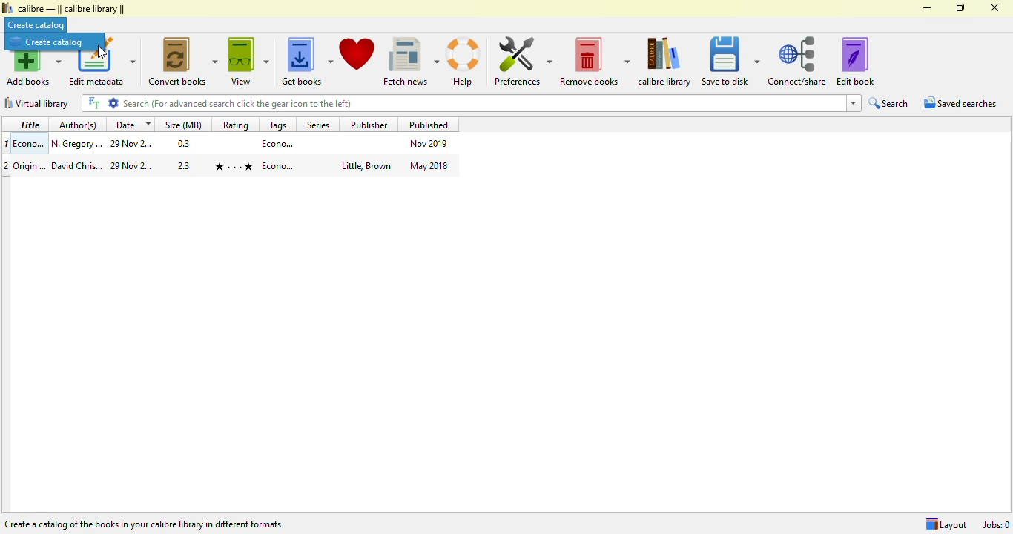  I want to click on Jobs: 0, so click(993, 524).